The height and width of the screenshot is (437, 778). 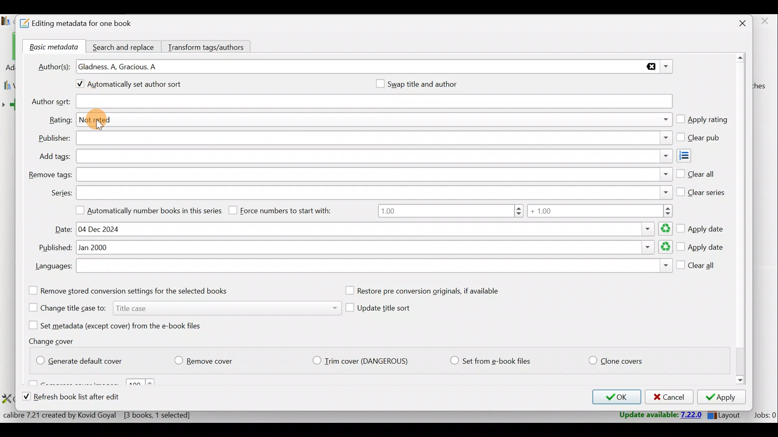 I want to click on Clear series, so click(x=701, y=191).